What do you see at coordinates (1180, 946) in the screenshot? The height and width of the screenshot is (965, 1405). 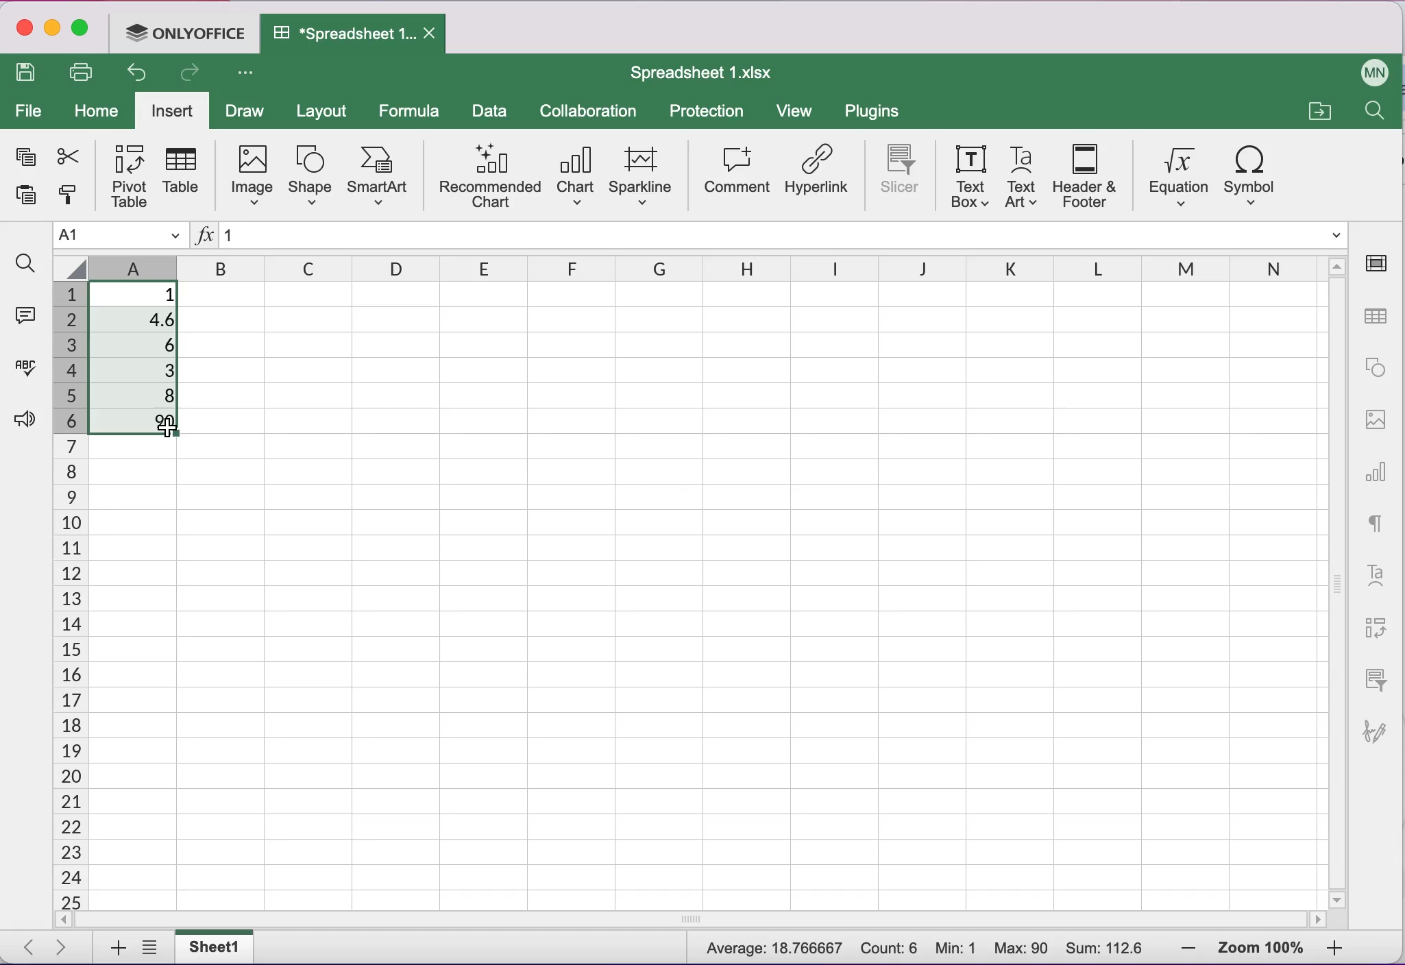 I see `zoom out` at bounding box center [1180, 946].